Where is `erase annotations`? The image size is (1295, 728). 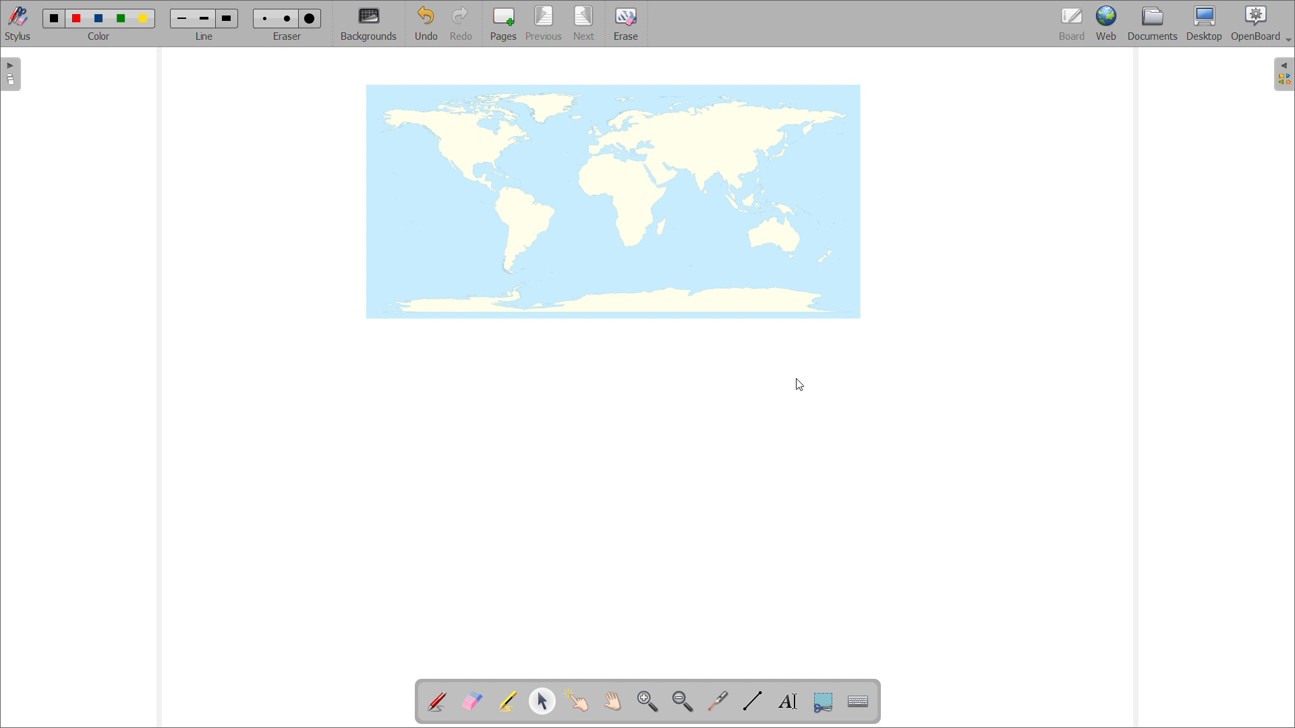
erase annotations is located at coordinates (471, 700).